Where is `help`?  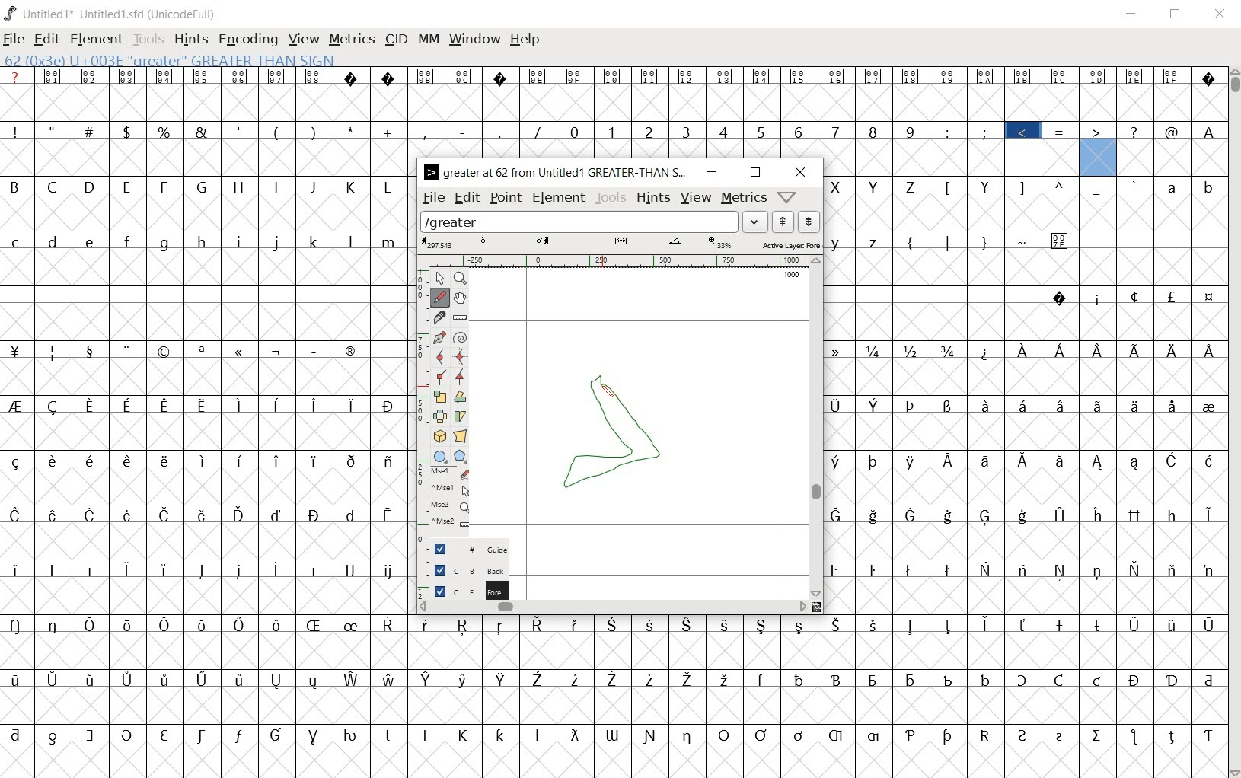
help is located at coordinates (525, 40).